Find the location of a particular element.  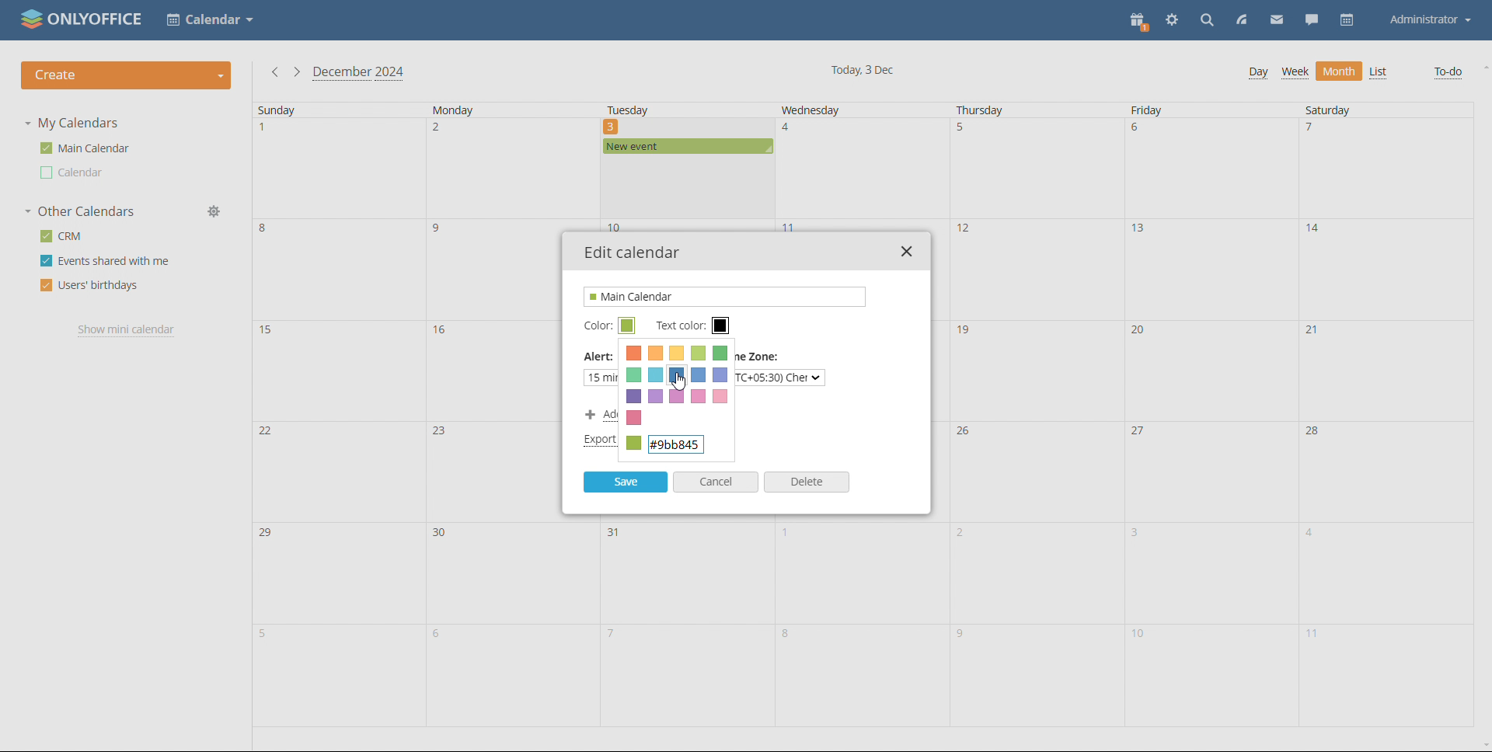

date is located at coordinates (1211, 370).